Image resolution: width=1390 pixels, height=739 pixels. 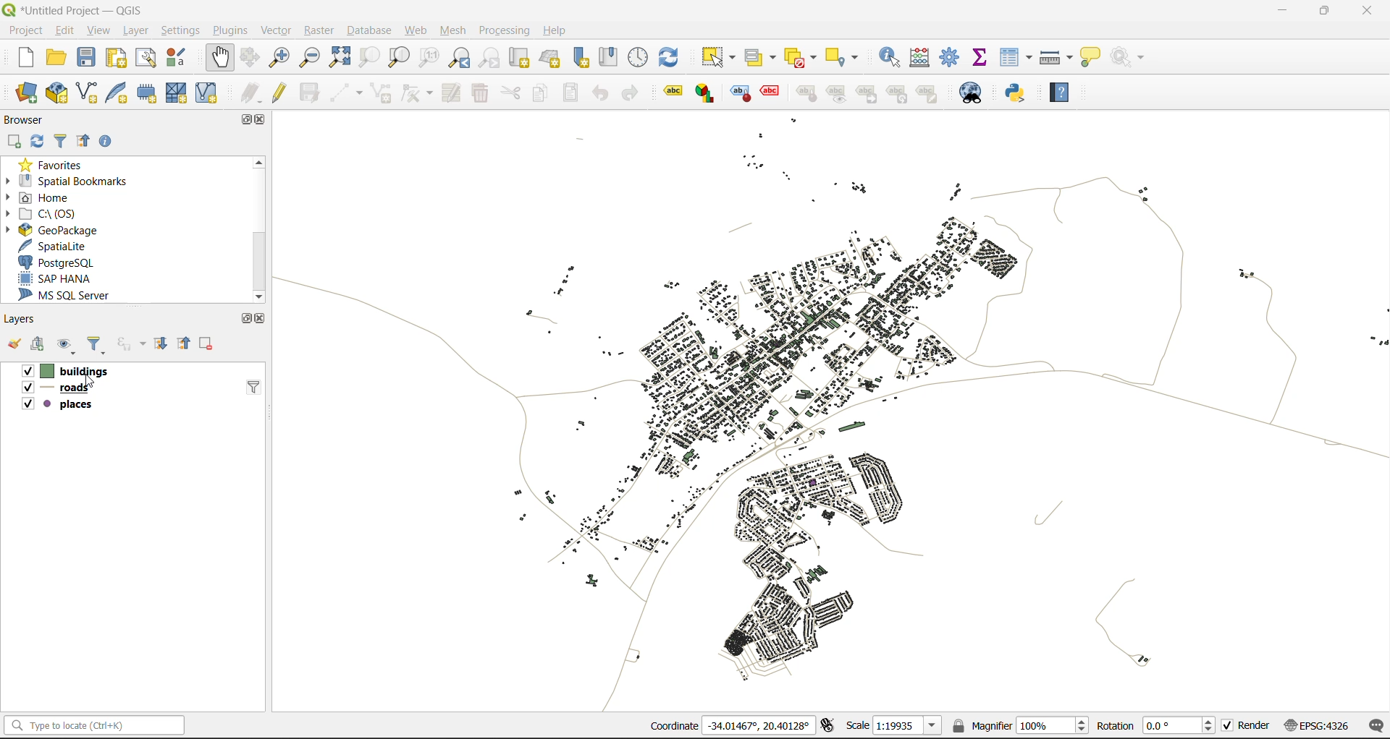 What do you see at coordinates (72, 278) in the screenshot?
I see `sap hana` at bounding box center [72, 278].